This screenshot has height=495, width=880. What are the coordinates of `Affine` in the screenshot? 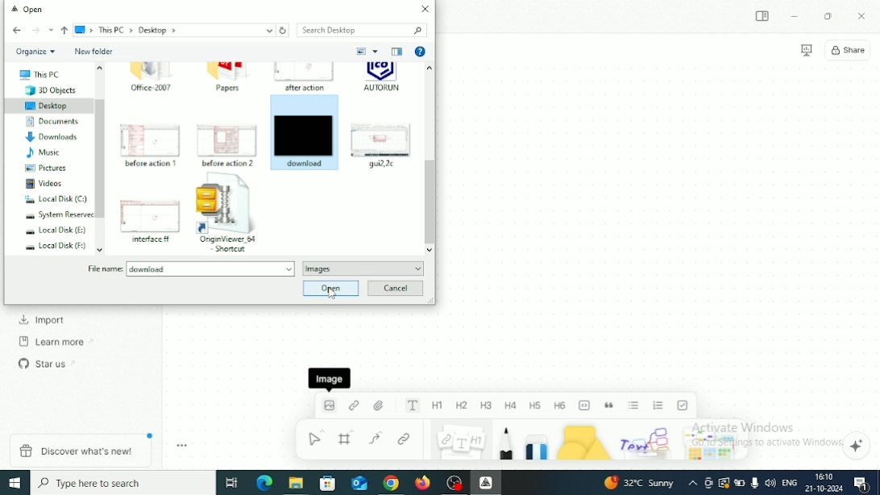 It's located at (486, 482).